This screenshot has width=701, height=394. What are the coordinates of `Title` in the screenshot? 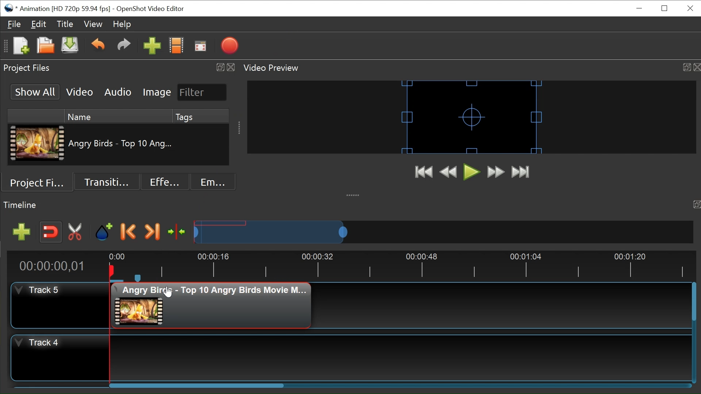 It's located at (65, 24).